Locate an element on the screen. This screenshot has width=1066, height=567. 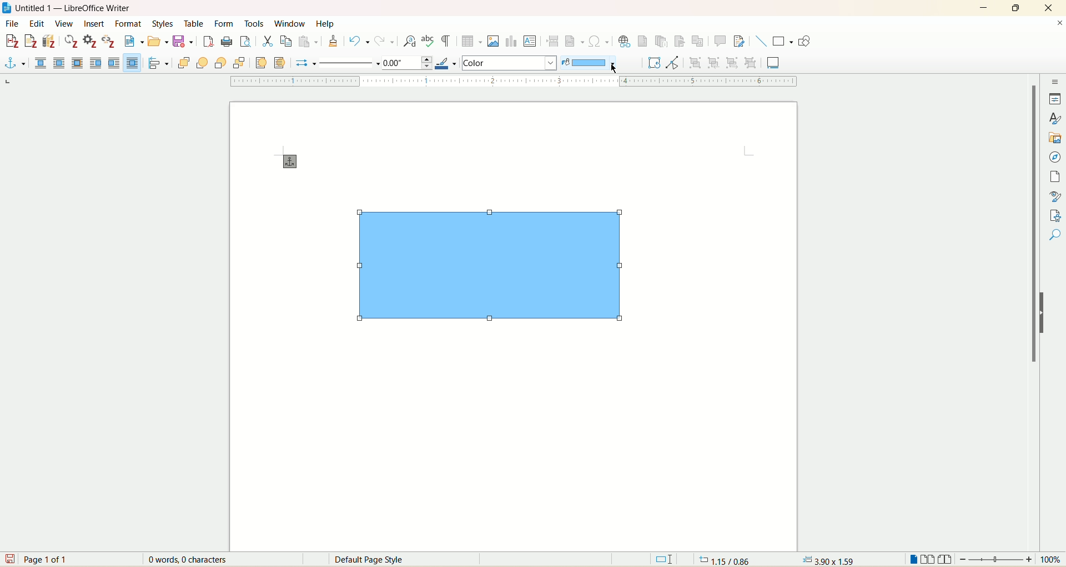
basic shapes is located at coordinates (782, 42).